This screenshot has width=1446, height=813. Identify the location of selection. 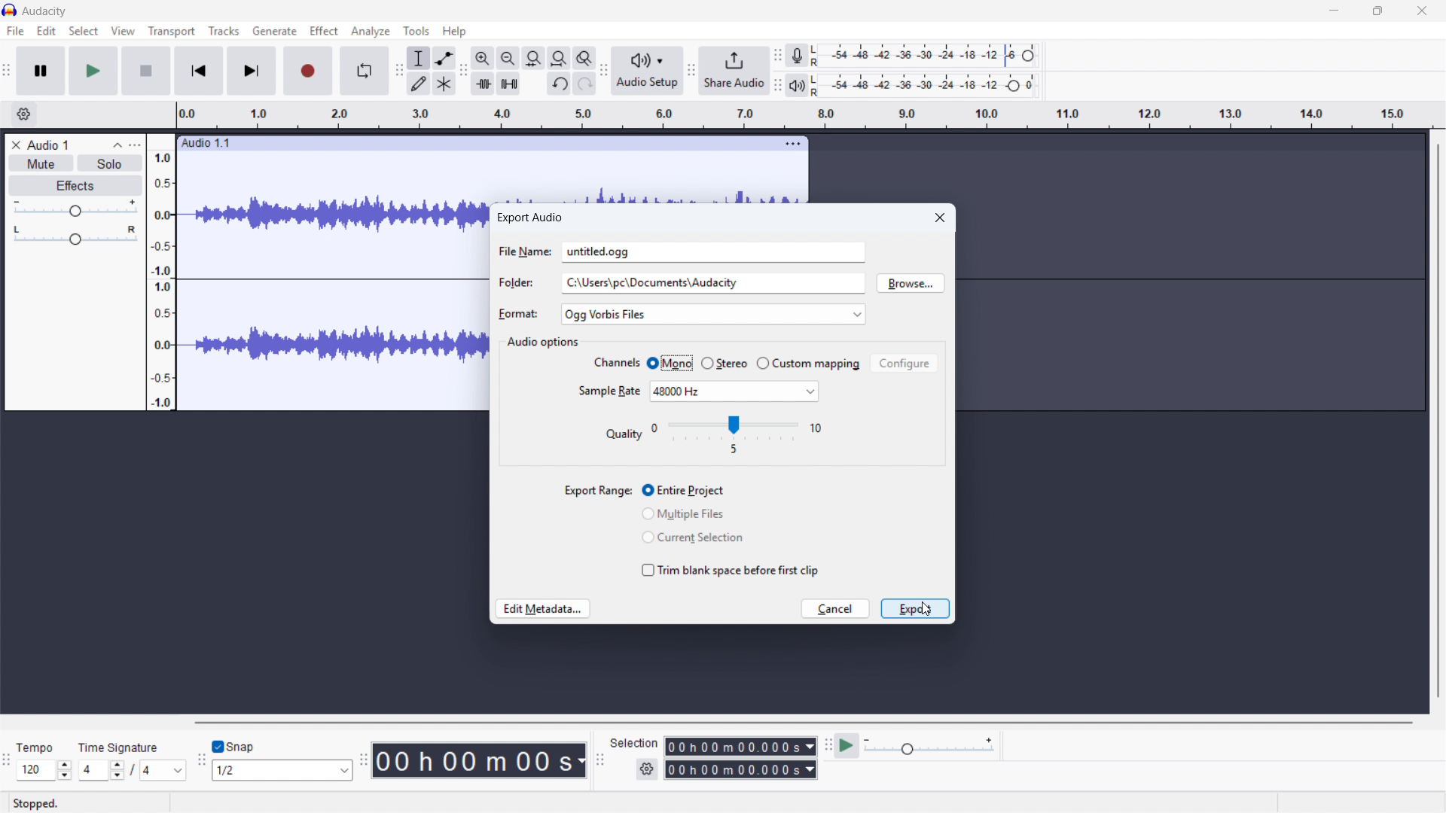
(634, 743).